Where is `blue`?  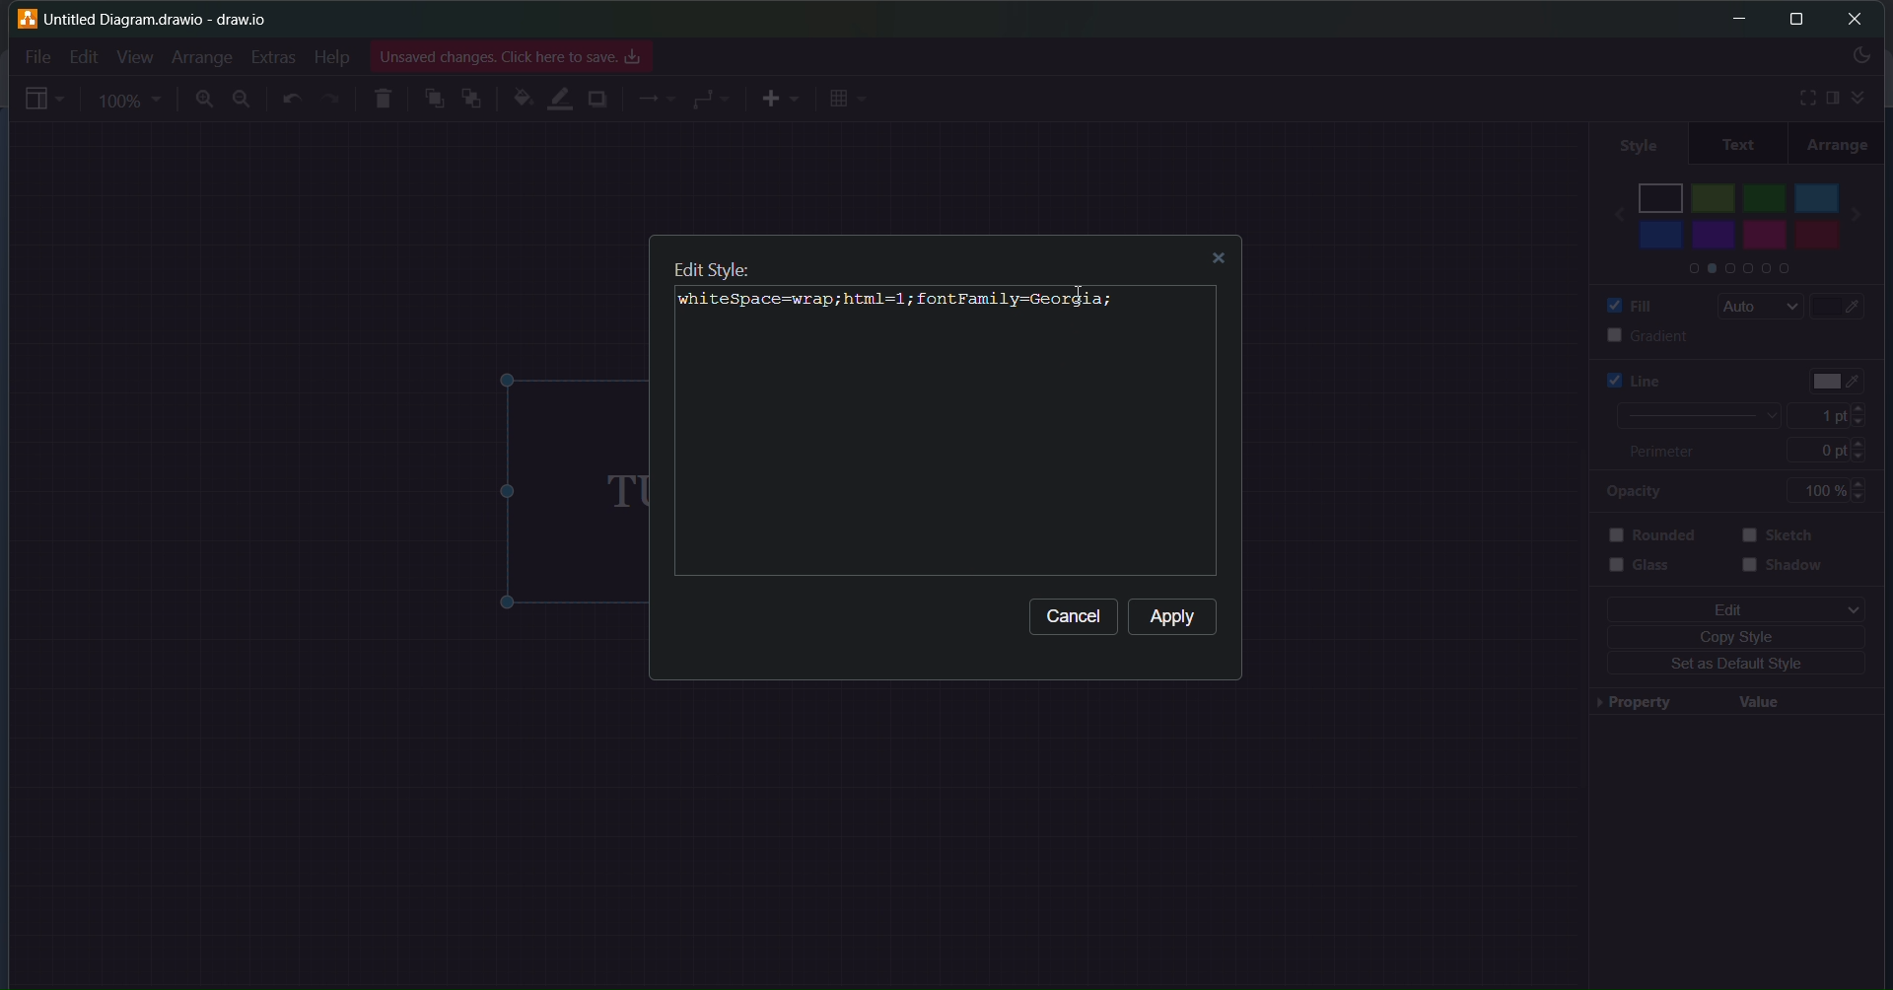 blue is located at coordinates (1660, 235).